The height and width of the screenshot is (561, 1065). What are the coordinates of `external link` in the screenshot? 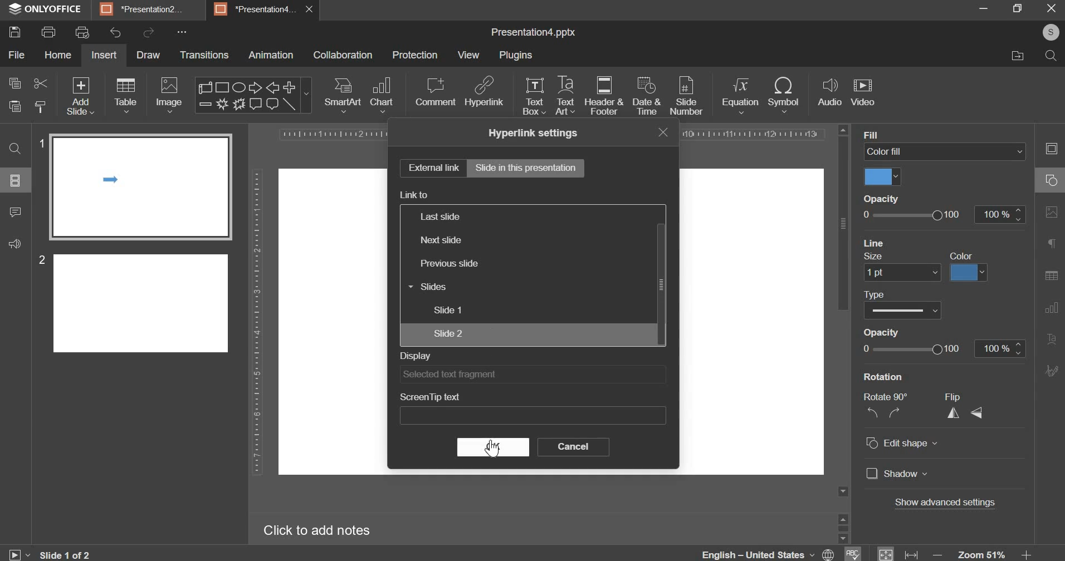 It's located at (432, 168).